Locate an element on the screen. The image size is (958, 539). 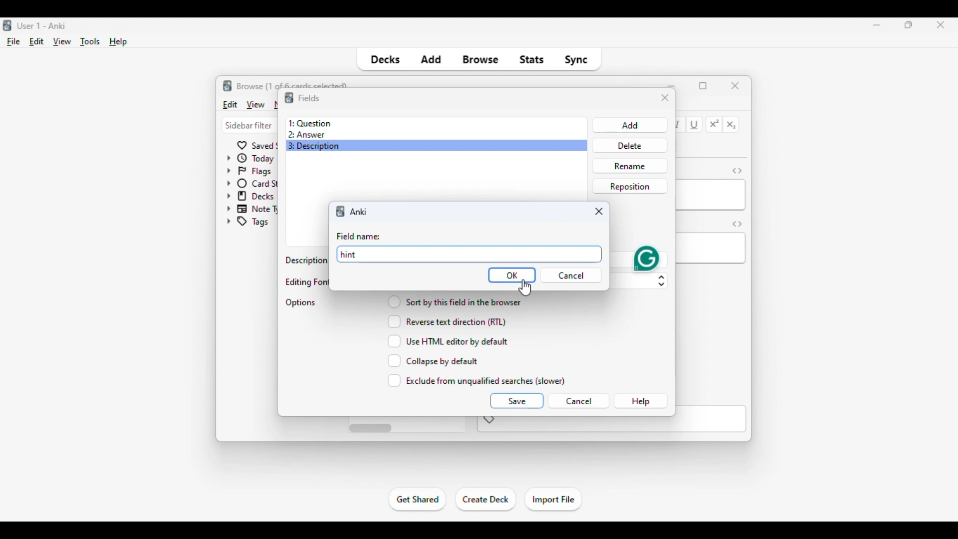
minimize is located at coordinates (673, 85).